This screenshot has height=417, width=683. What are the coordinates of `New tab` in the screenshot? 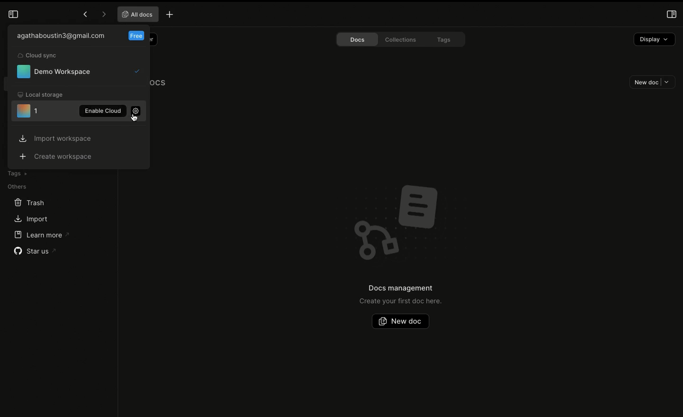 It's located at (170, 14).